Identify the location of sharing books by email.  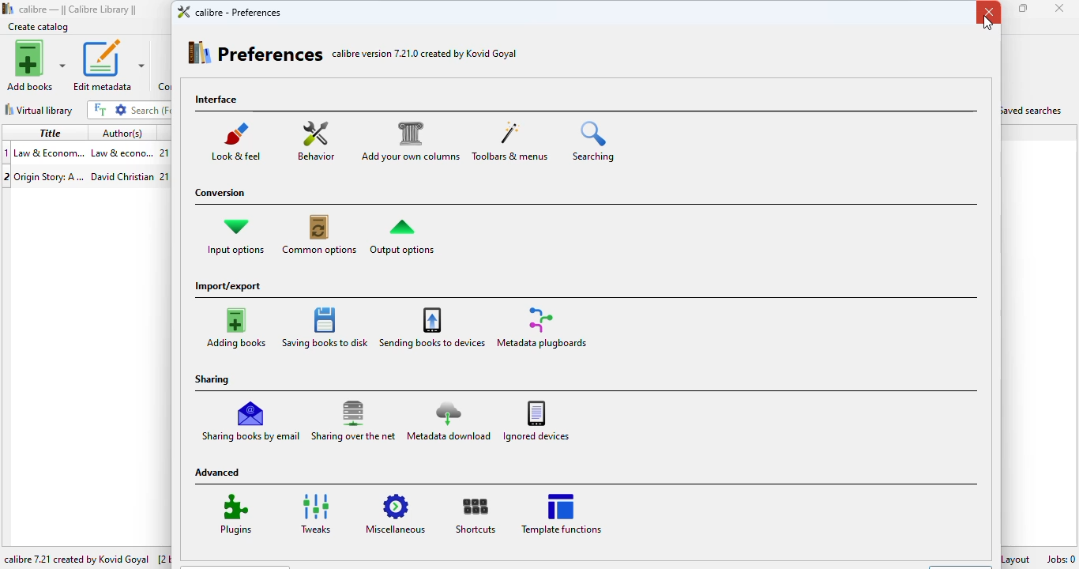
(252, 419).